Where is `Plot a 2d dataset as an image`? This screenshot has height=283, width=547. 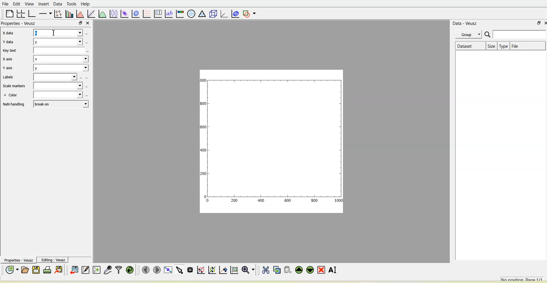 Plot a 2d dataset as an image is located at coordinates (124, 13).